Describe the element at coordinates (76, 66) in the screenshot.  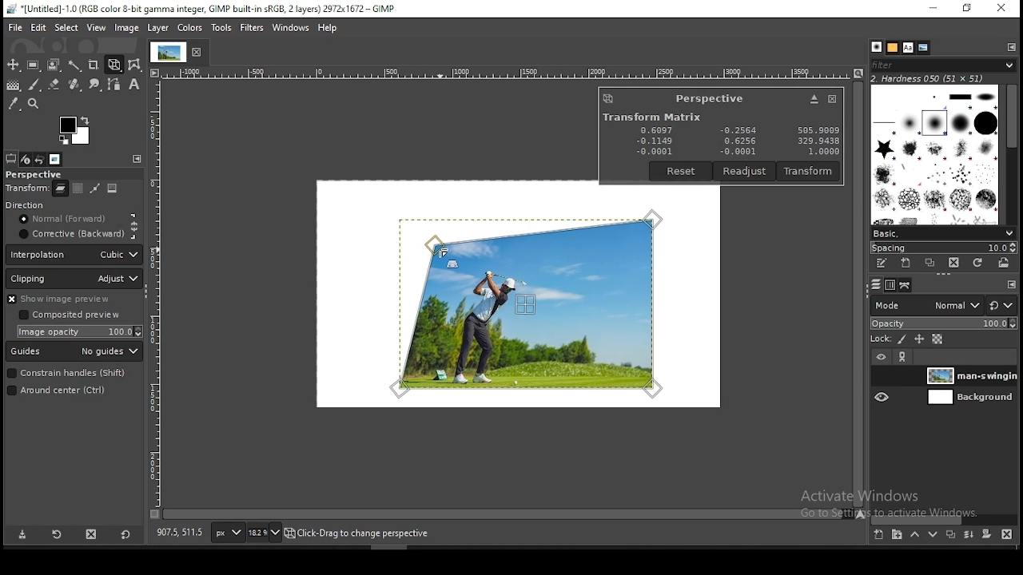
I see `fuzzy select tool` at that location.